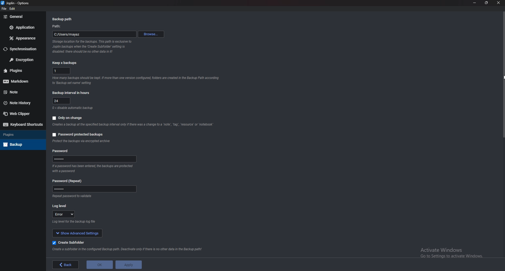 This screenshot has height=271, width=505. What do you see at coordinates (78, 233) in the screenshot?
I see `Show advanced settings` at bounding box center [78, 233].